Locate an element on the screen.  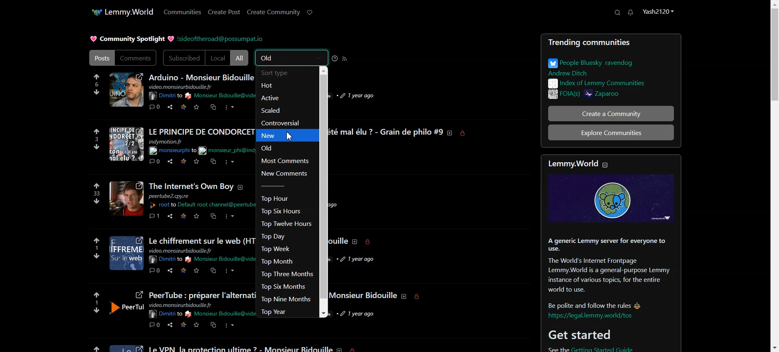
 is located at coordinates (127, 305).